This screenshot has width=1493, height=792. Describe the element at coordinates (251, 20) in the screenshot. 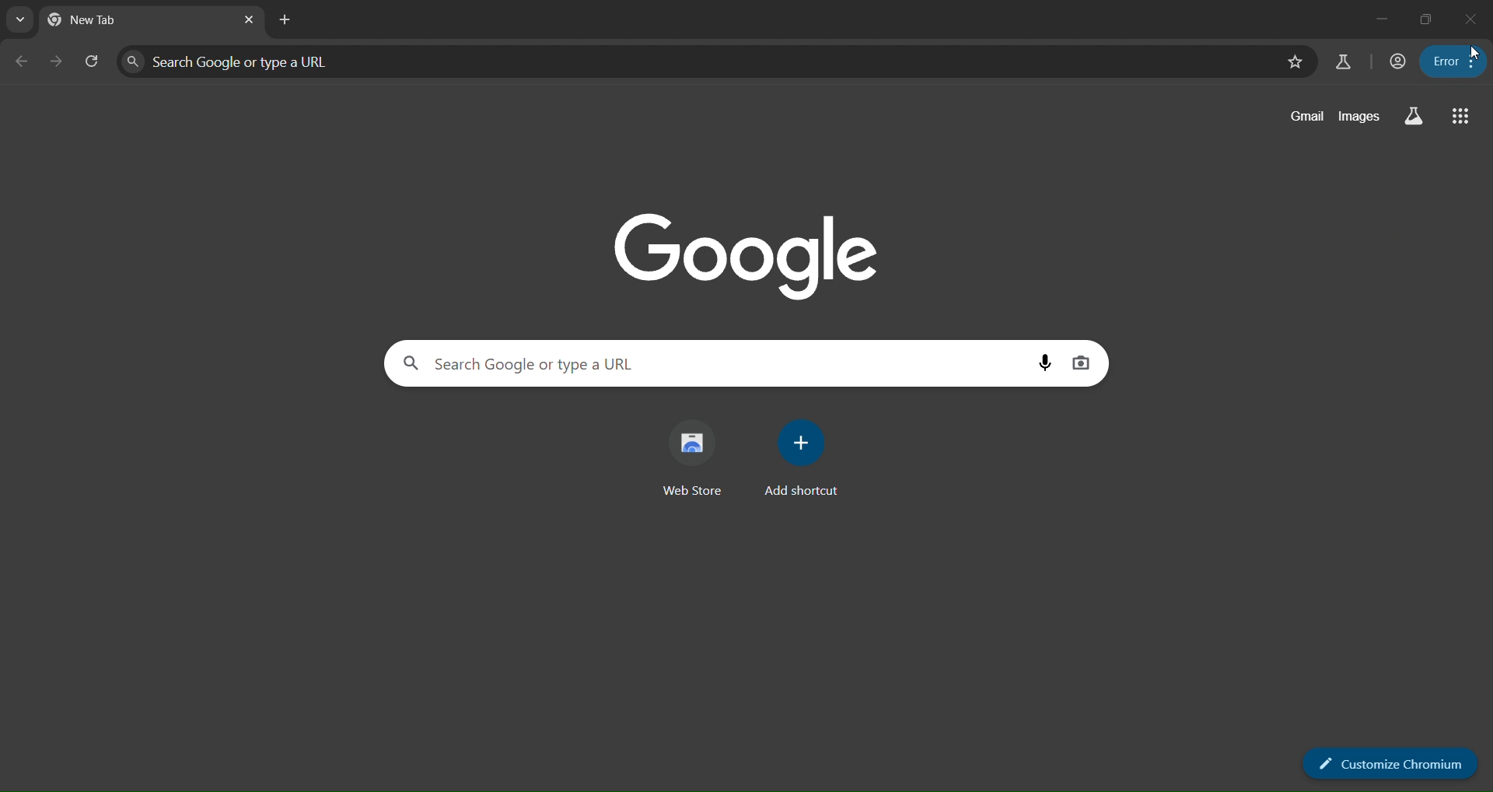

I see `close tab` at that location.